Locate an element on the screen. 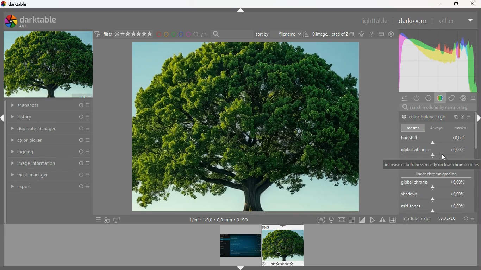 The width and height of the screenshot is (481, 270). info is located at coordinates (463, 118).